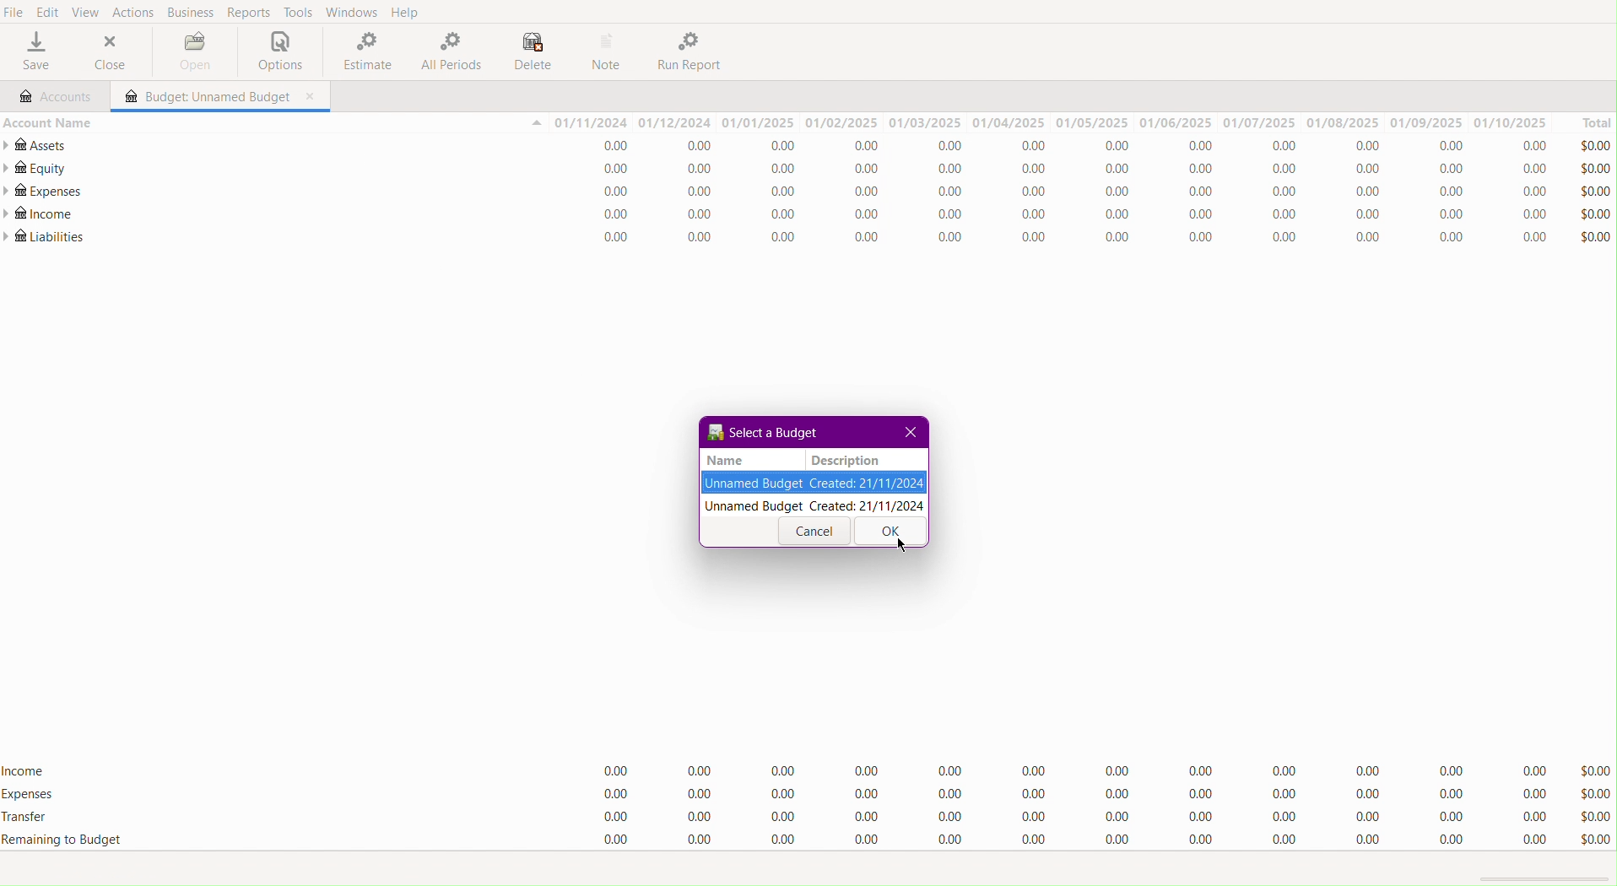  What do you see at coordinates (312, 97) in the screenshot?
I see `close` at bounding box center [312, 97].